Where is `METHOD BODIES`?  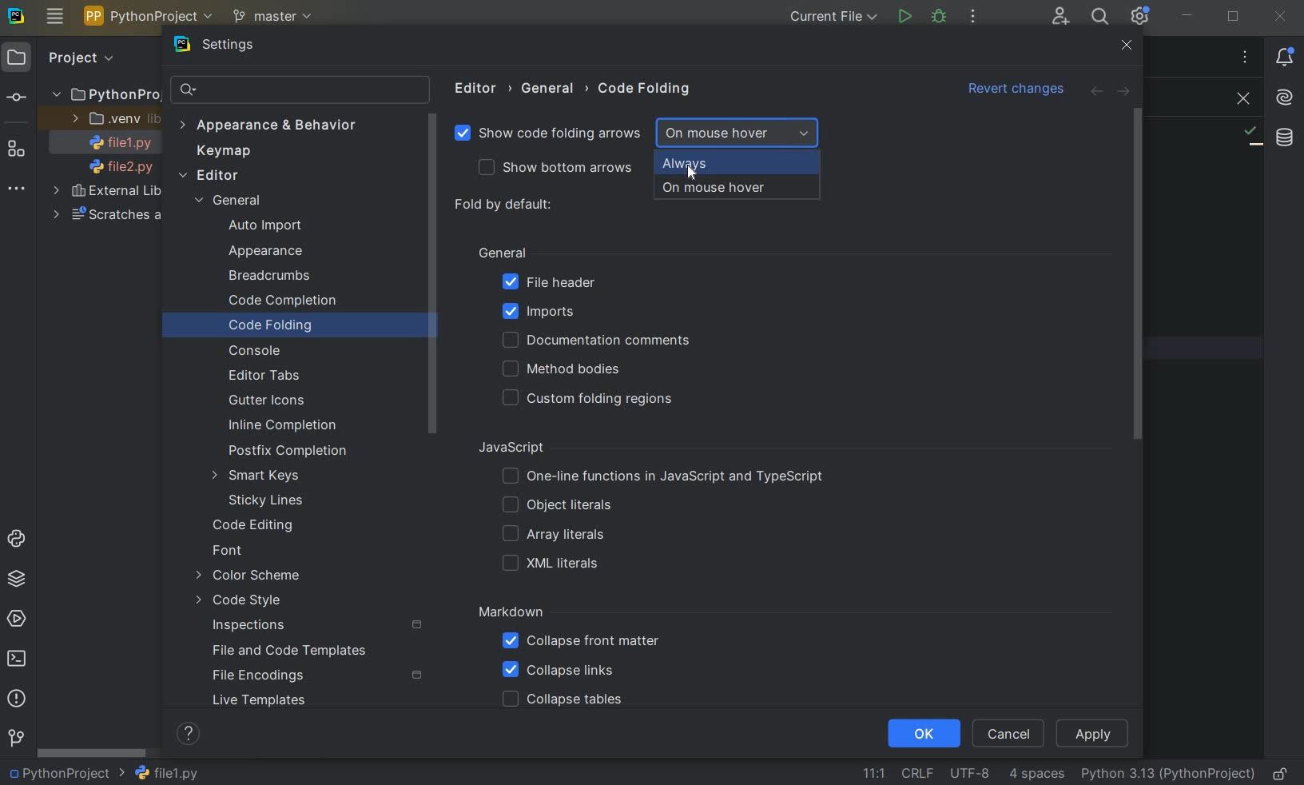
METHOD BODIES is located at coordinates (565, 369).